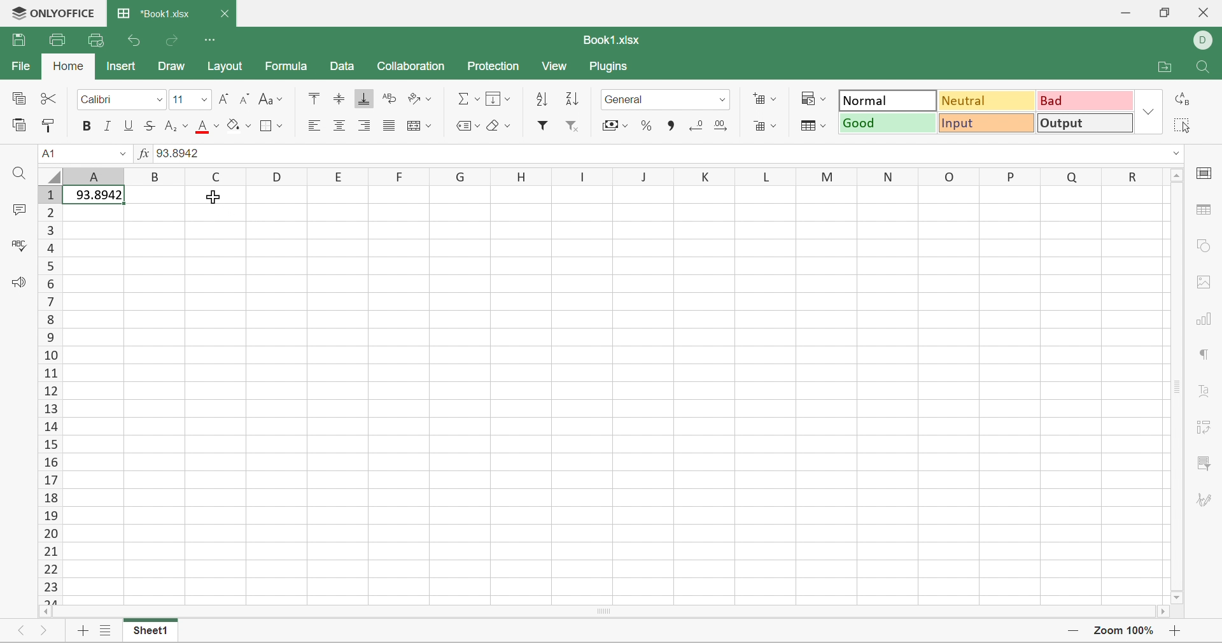 The image size is (1222, 643). Describe the element at coordinates (647, 127) in the screenshot. I see `Percent style` at that location.